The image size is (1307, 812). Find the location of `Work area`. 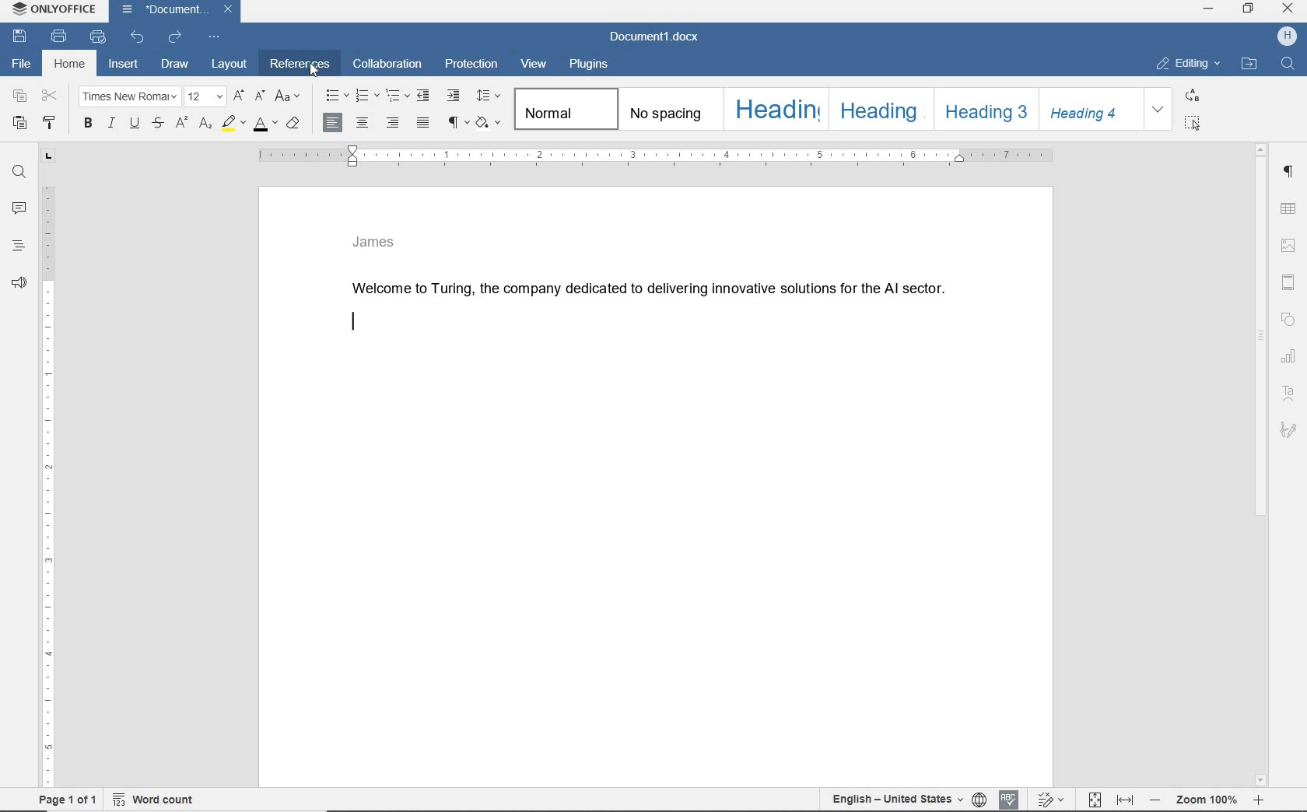

Work area is located at coordinates (657, 570).